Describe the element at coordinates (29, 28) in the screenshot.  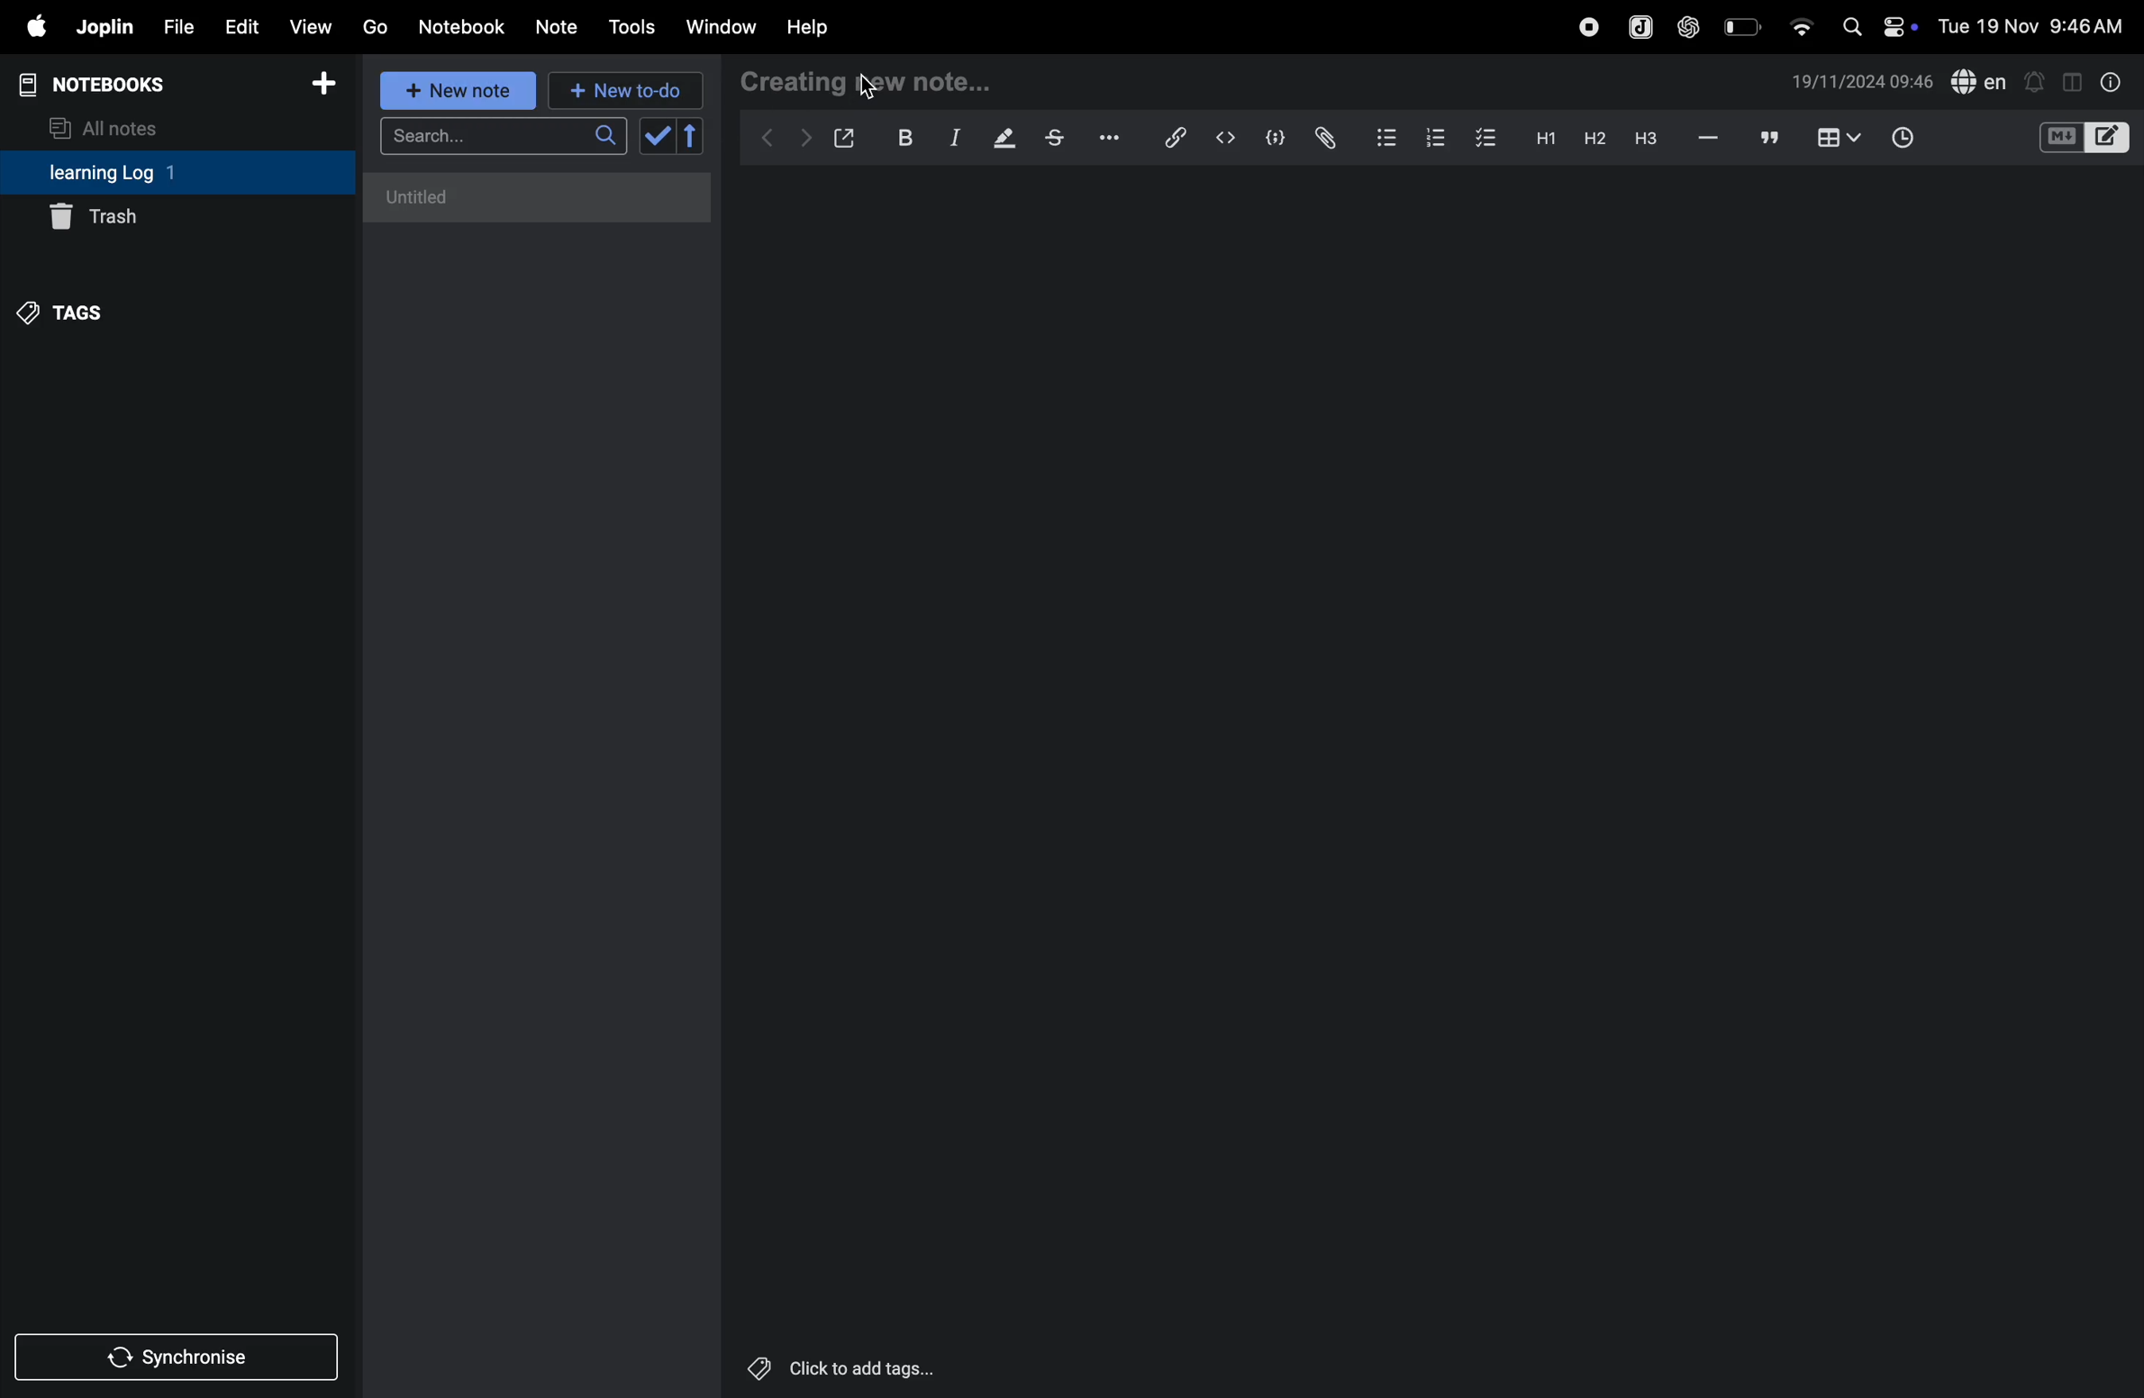
I see `apple menu` at that location.